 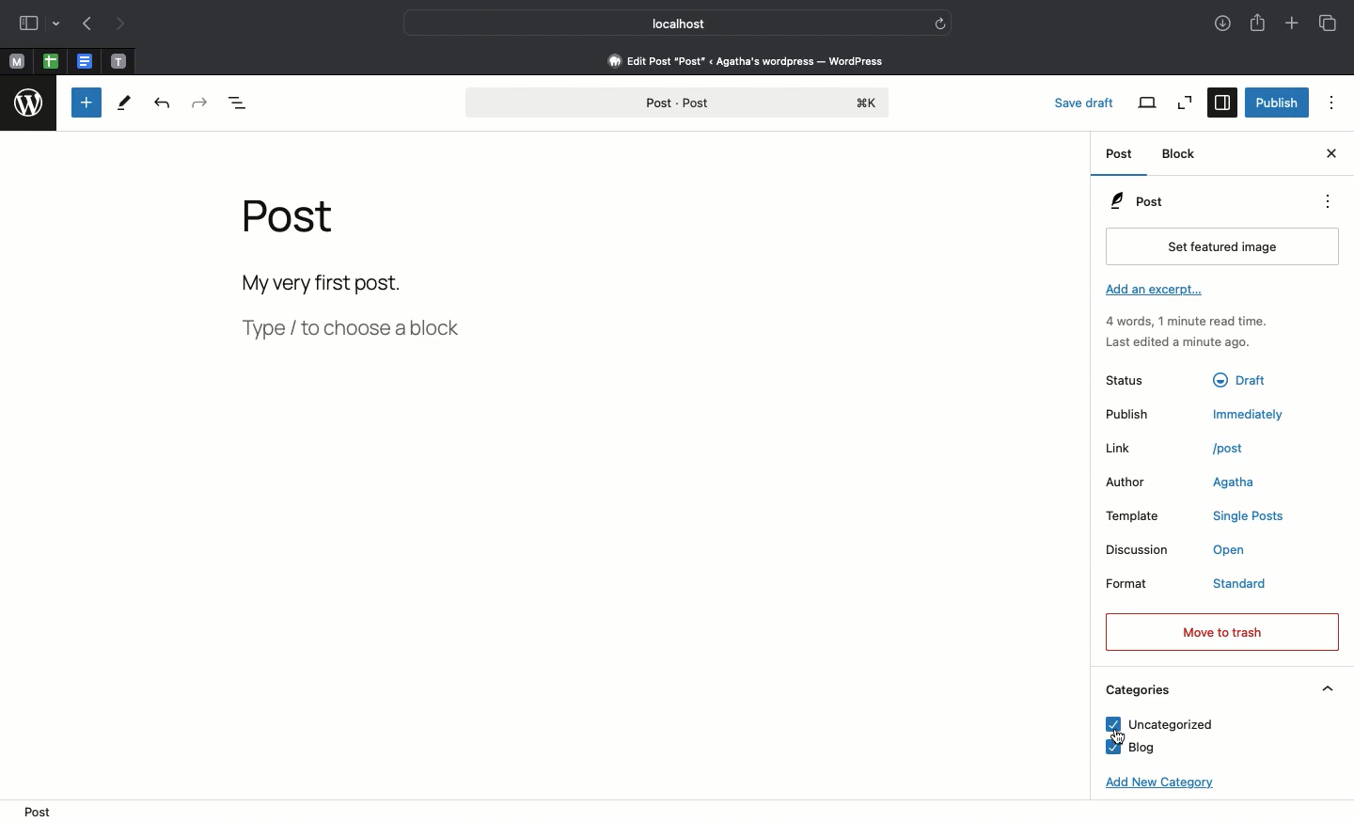 What do you see at coordinates (29, 105) in the screenshot?
I see `Wordpress` at bounding box center [29, 105].